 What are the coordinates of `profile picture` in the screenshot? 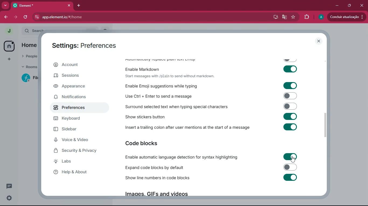 It's located at (7, 31).